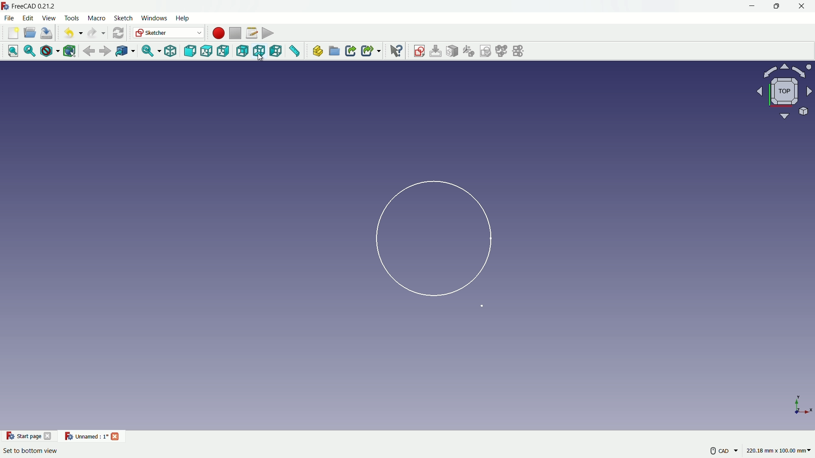  Describe the element at coordinates (22, 436) in the screenshot. I see `start page` at that location.